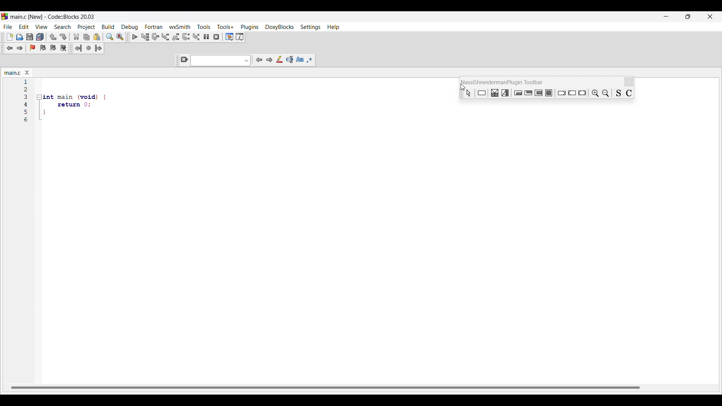 This screenshot has height=406, width=722. I want to click on Clear, so click(184, 59).